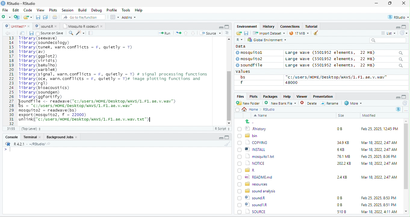 This screenshot has height=217, width=410. Describe the element at coordinates (379, 198) in the screenshot. I see `Feb 25, 2025, 8:51 PM` at that location.